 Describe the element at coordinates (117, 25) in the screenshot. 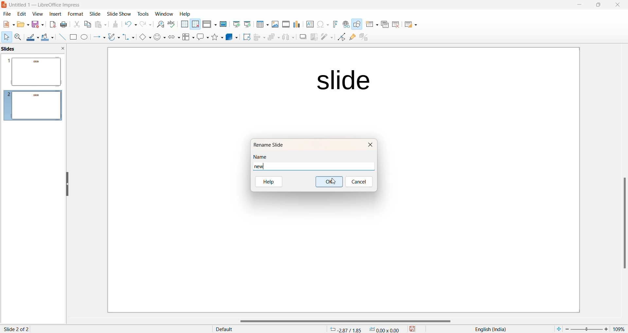

I see `Clone formatting` at that location.